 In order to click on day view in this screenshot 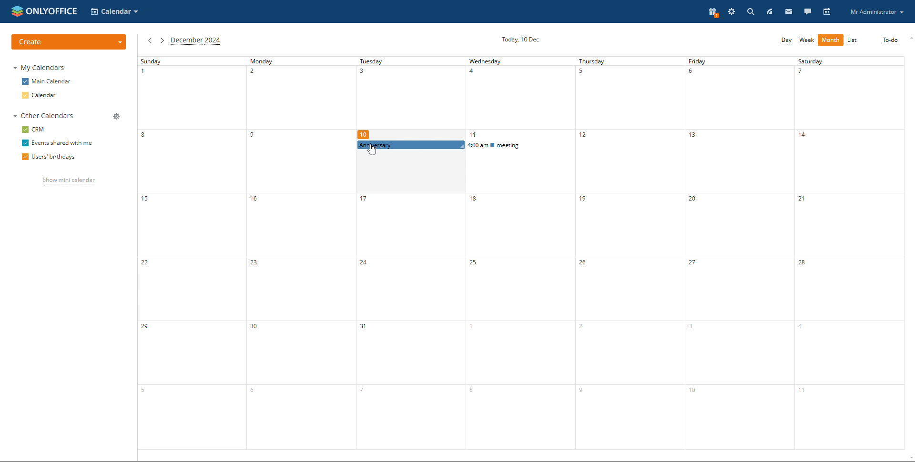, I will do `click(786, 40)`.